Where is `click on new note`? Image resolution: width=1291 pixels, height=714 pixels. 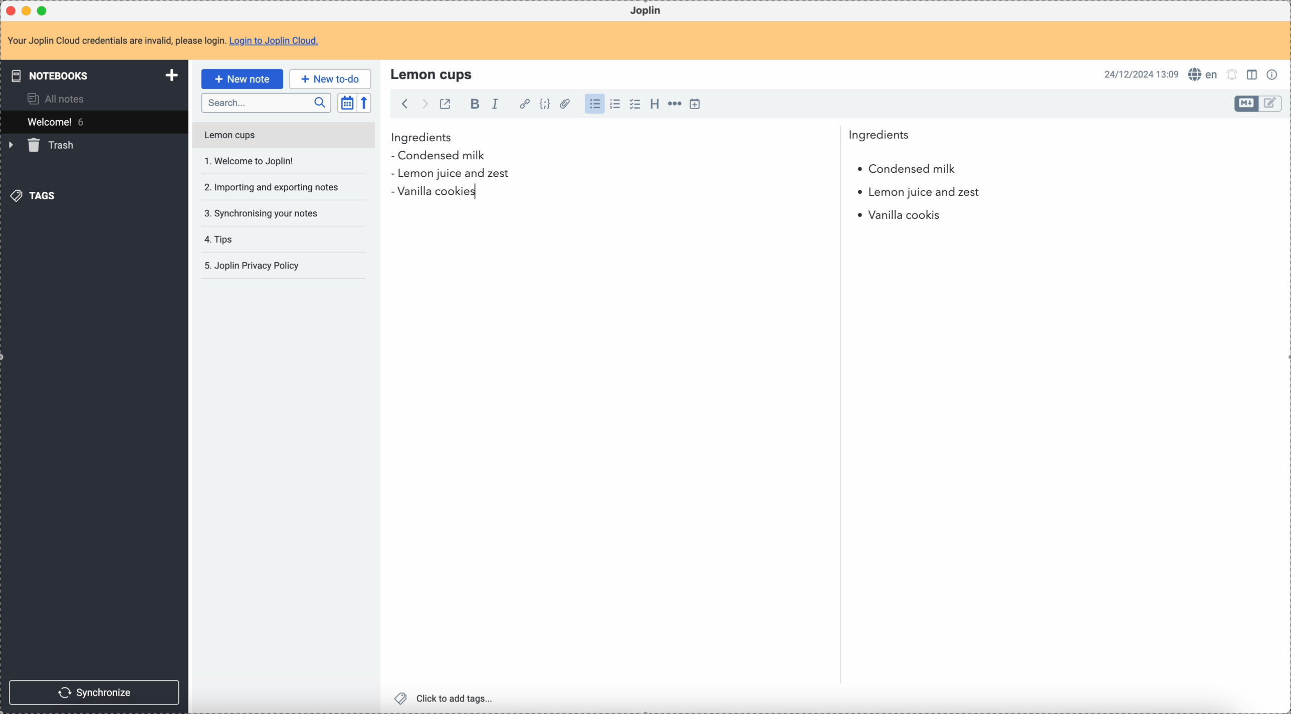 click on new note is located at coordinates (242, 79).